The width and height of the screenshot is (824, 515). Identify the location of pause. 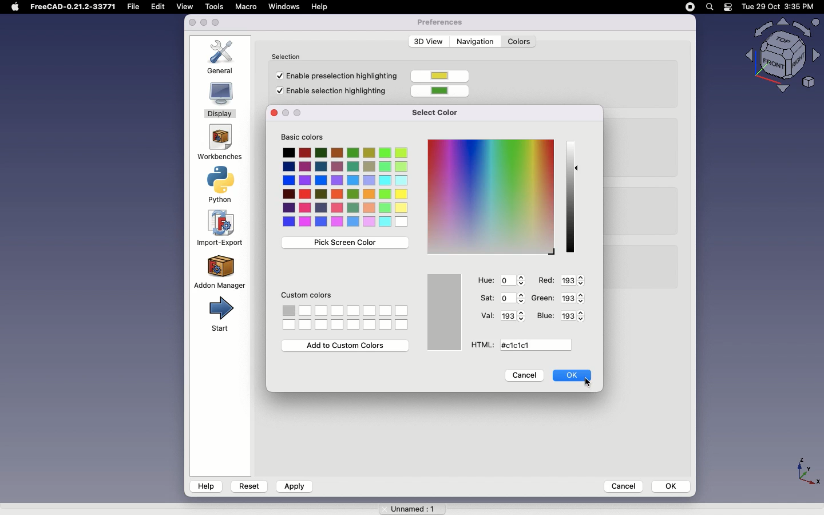
(690, 7).